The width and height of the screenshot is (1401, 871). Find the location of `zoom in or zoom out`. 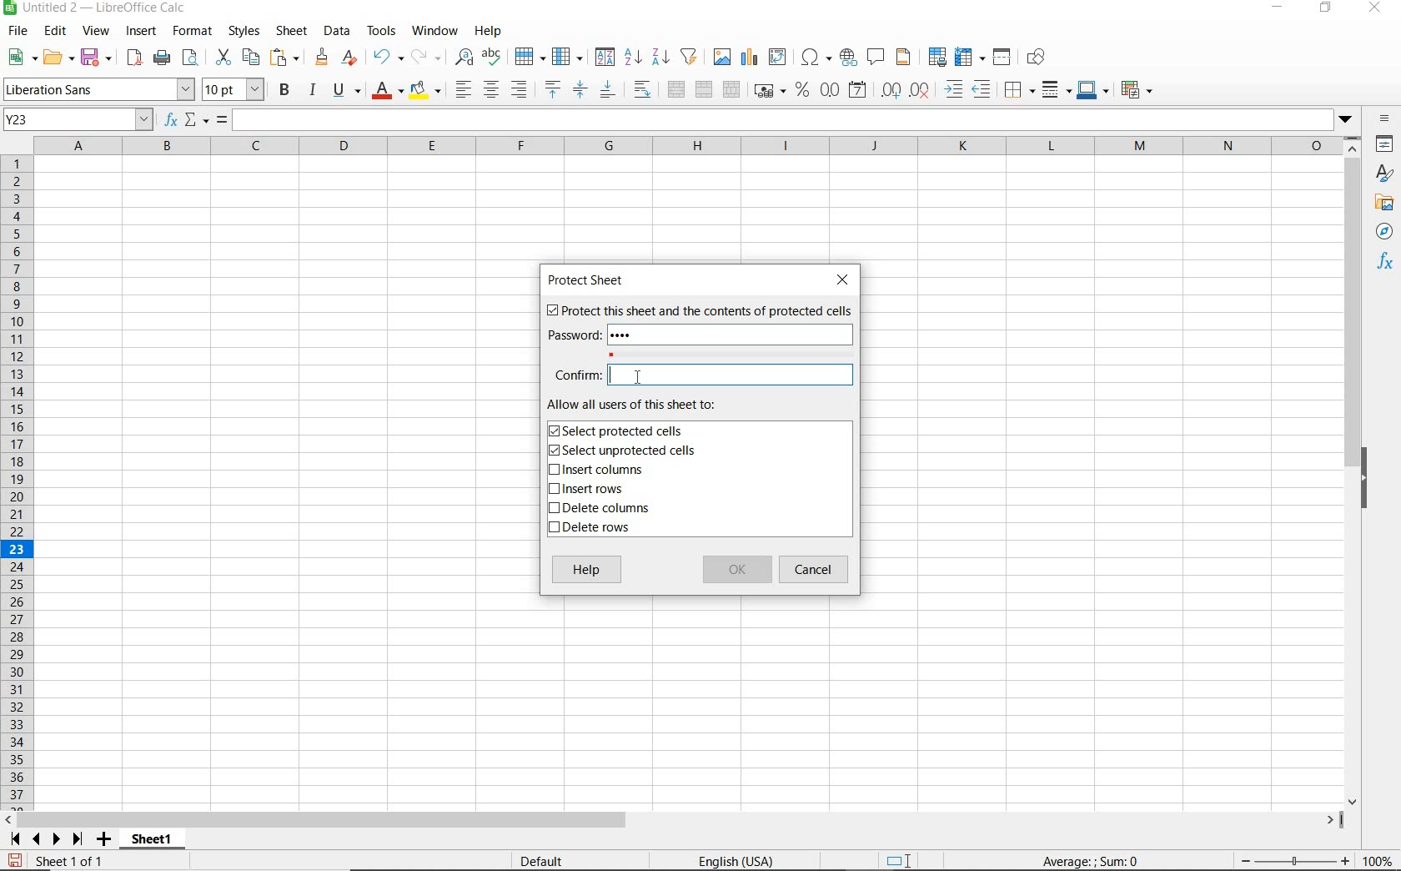

zoom in or zoom out is located at coordinates (1287, 858).